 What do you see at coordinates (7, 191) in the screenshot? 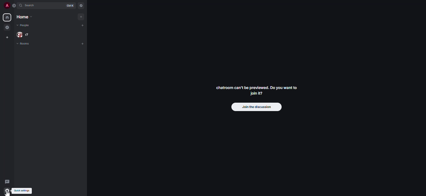
I see `quick settings` at bounding box center [7, 191].